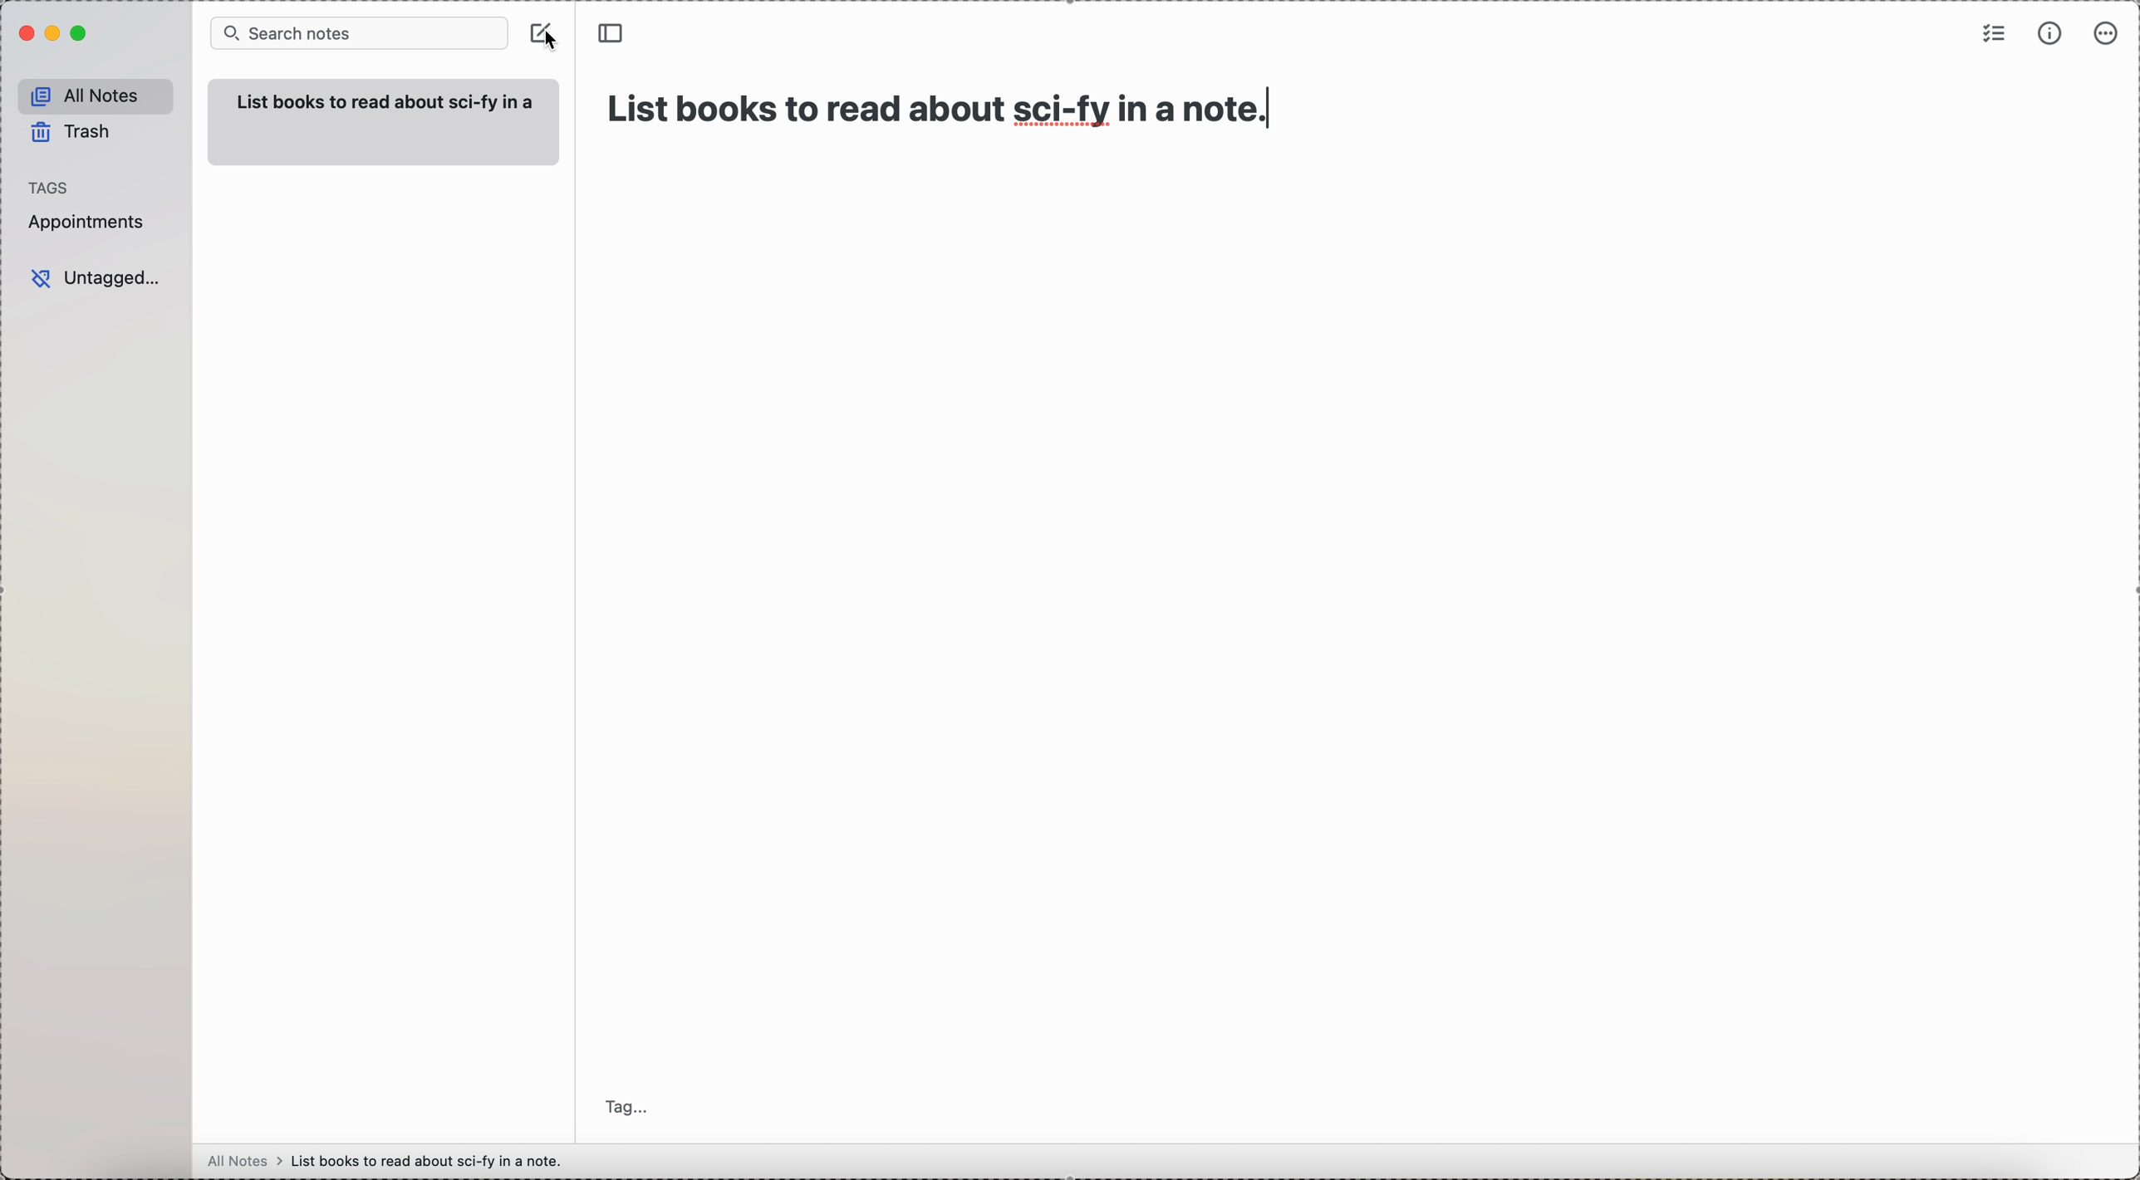 The height and width of the screenshot is (1180, 2140). Describe the element at coordinates (23, 33) in the screenshot. I see `close Simplenote` at that location.